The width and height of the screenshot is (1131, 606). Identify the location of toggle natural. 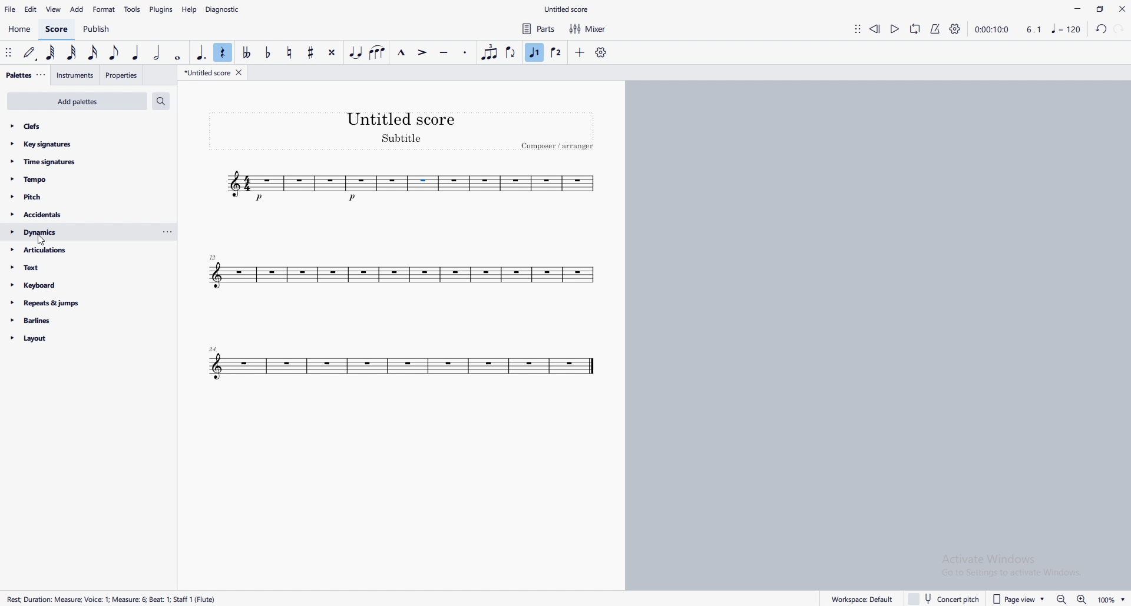
(290, 52).